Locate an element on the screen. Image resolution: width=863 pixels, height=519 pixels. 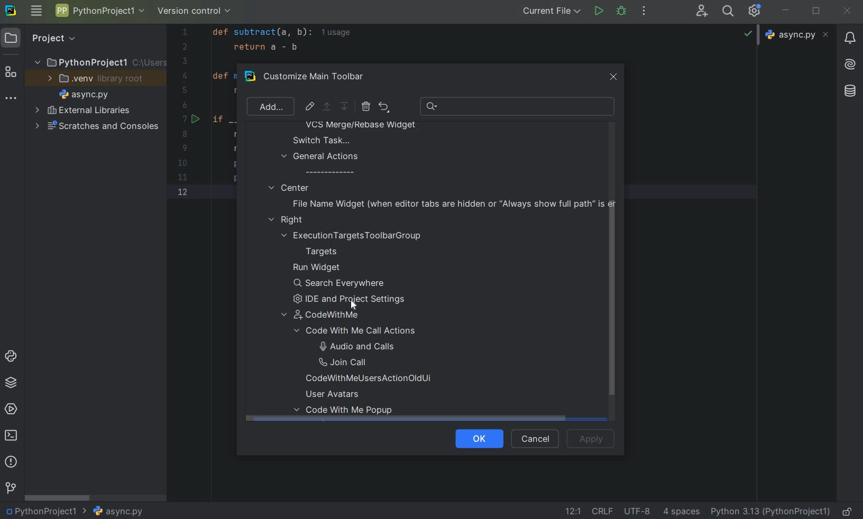
user avatars is located at coordinates (337, 394).